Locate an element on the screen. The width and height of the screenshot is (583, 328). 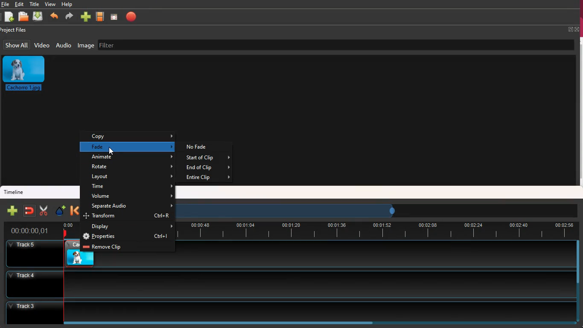
track5 is located at coordinates (31, 253).